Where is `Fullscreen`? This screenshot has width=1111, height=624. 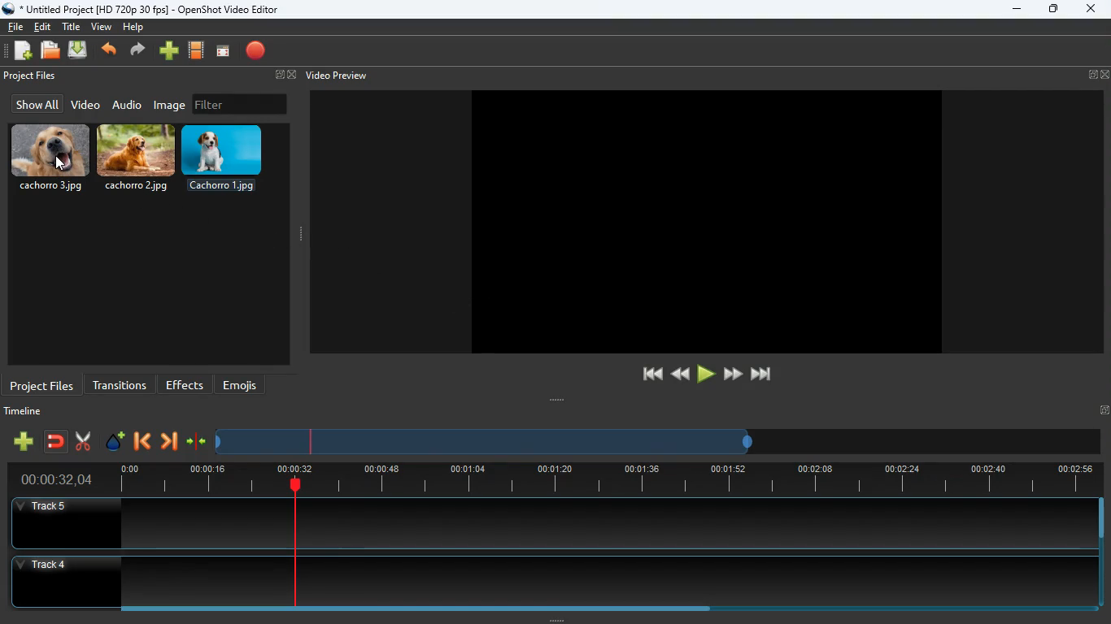 Fullscreen is located at coordinates (1104, 409).